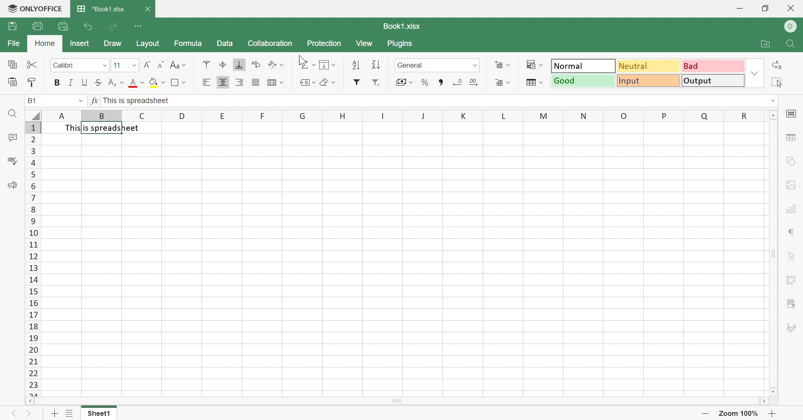 This screenshot has height=420, width=803. What do you see at coordinates (13, 81) in the screenshot?
I see `Paste` at bounding box center [13, 81].